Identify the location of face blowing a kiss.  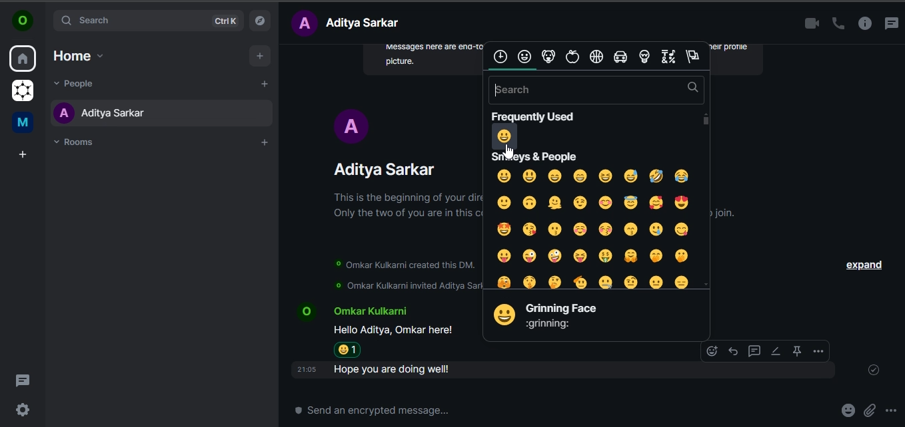
(529, 229).